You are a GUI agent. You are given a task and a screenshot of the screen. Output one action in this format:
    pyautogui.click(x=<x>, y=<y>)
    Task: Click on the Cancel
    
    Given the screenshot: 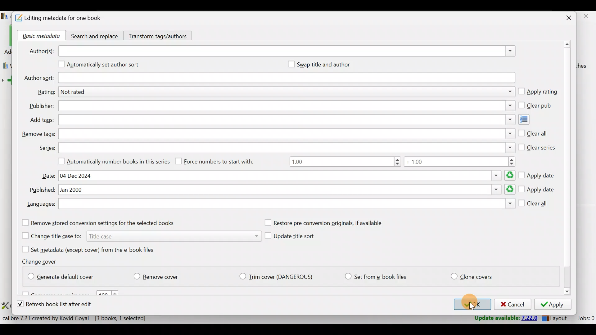 What is the action you would take?
    pyautogui.click(x=512, y=305)
    